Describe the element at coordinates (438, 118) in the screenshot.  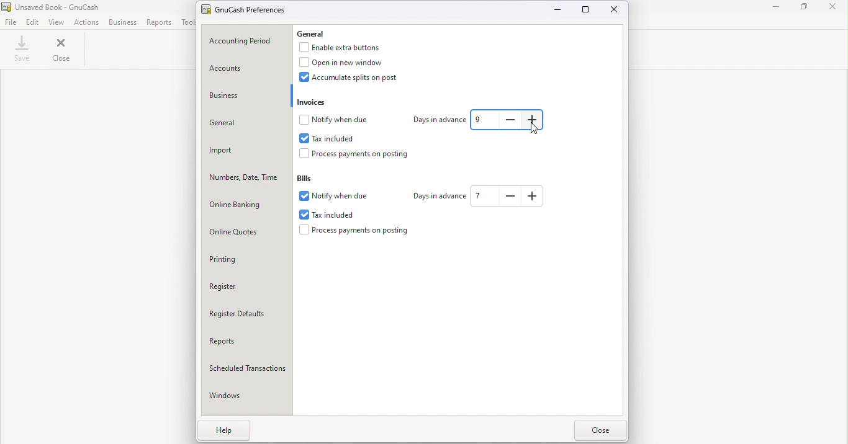
I see `Days in advance` at that location.